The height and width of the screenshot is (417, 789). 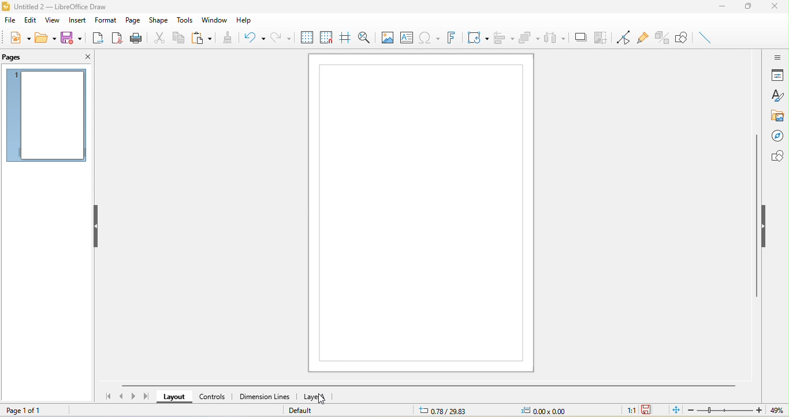 What do you see at coordinates (529, 38) in the screenshot?
I see `arrange` at bounding box center [529, 38].